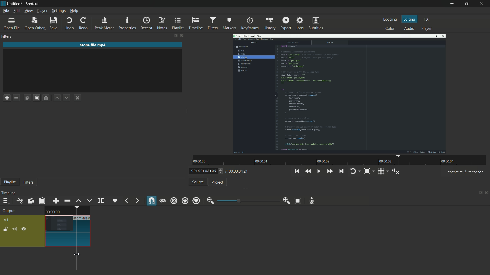 This screenshot has height=275, width=490. Describe the element at coordinates (204, 171) in the screenshot. I see `current time` at that location.